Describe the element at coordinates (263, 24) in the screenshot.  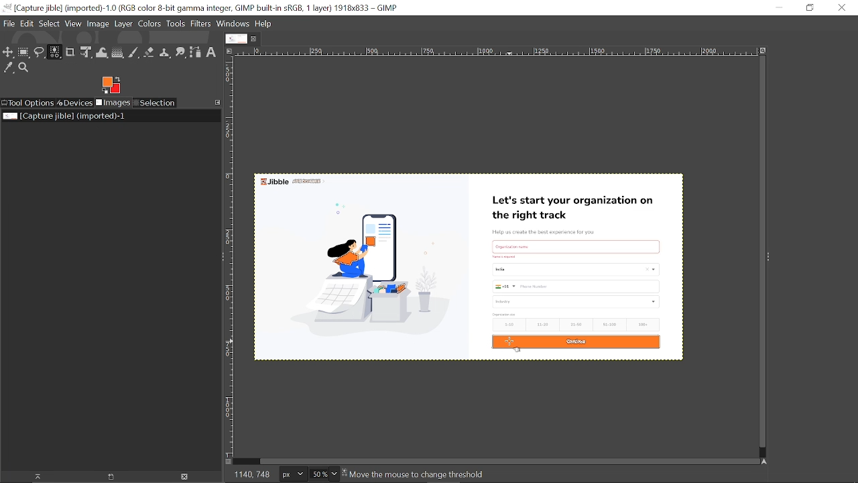
I see `` at that location.